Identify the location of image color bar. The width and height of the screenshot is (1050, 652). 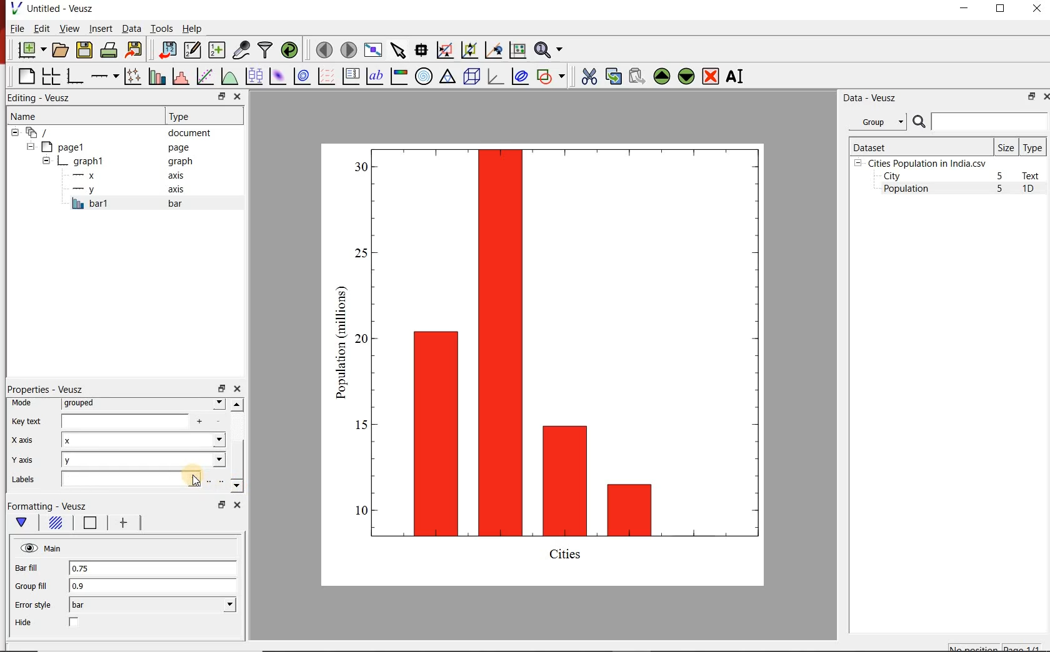
(399, 76).